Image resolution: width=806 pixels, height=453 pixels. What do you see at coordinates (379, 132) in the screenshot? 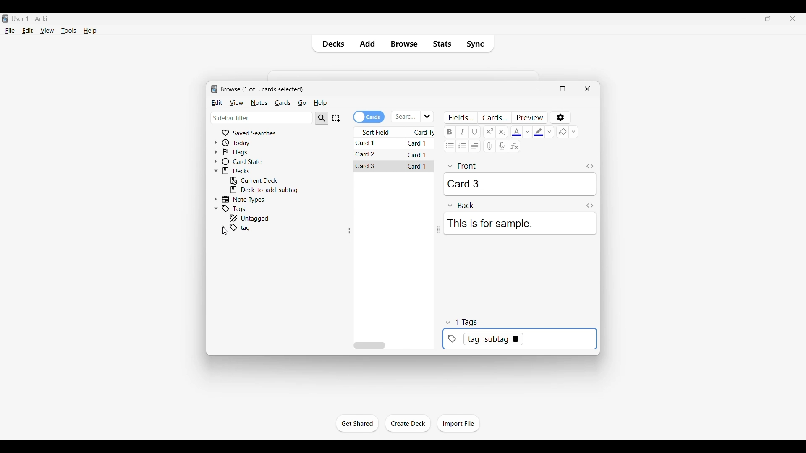
I see `Sort field column` at bounding box center [379, 132].